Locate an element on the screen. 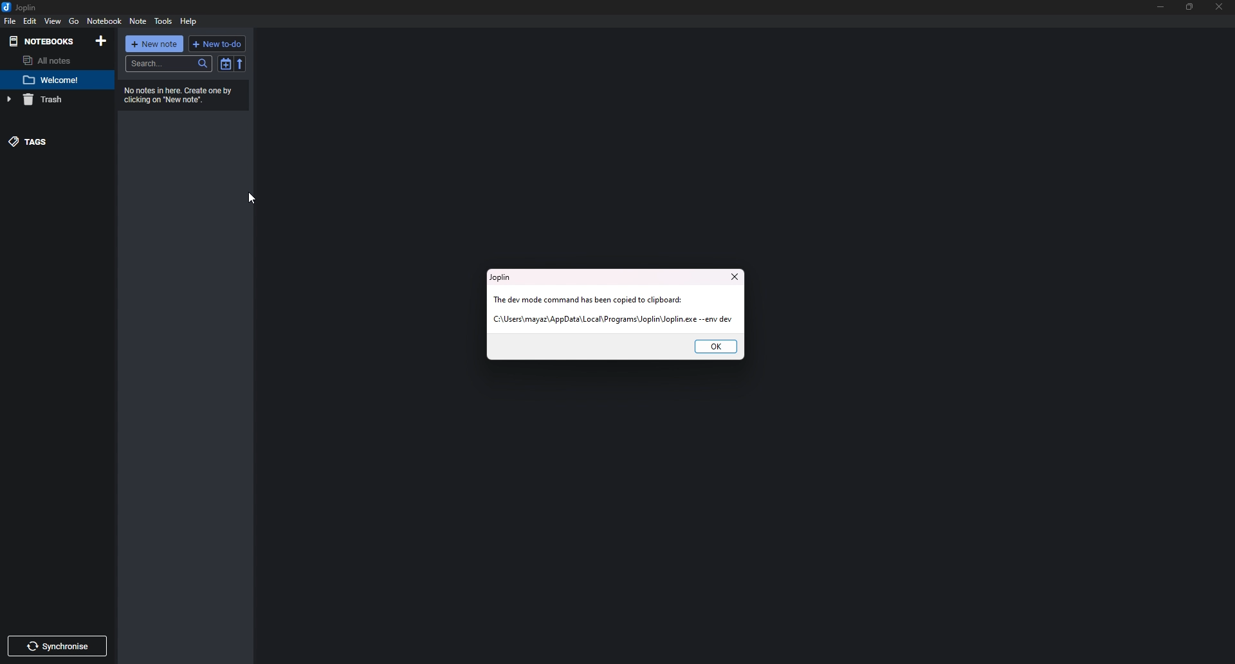 Image resolution: width=1235 pixels, height=664 pixels. close is located at coordinates (1220, 7).